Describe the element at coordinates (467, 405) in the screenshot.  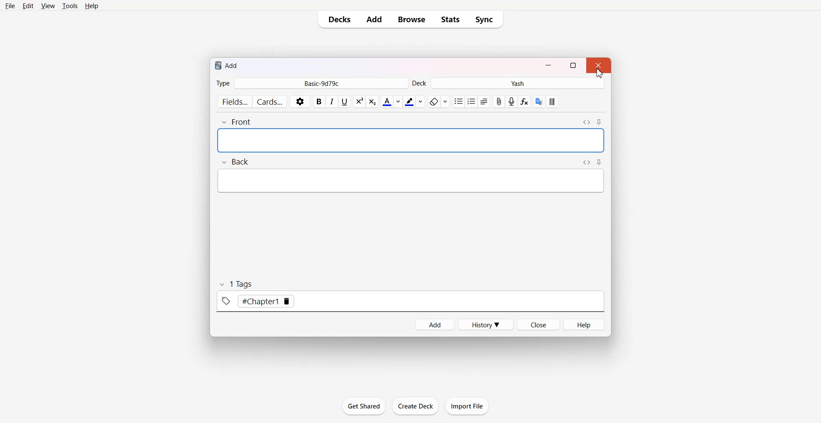
I see `Import File` at that location.